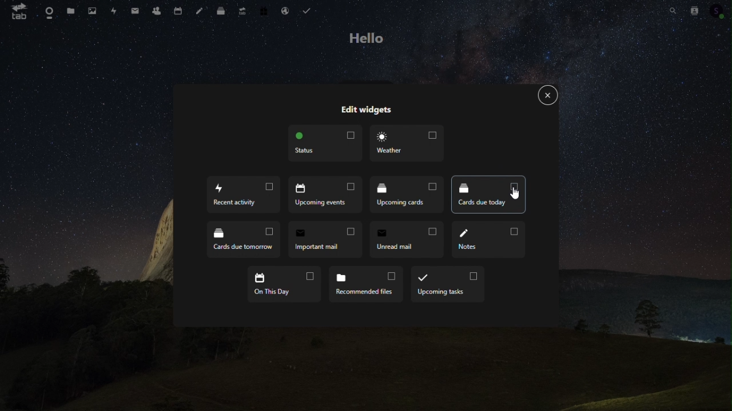  I want to click on Close, so click(547, 96).